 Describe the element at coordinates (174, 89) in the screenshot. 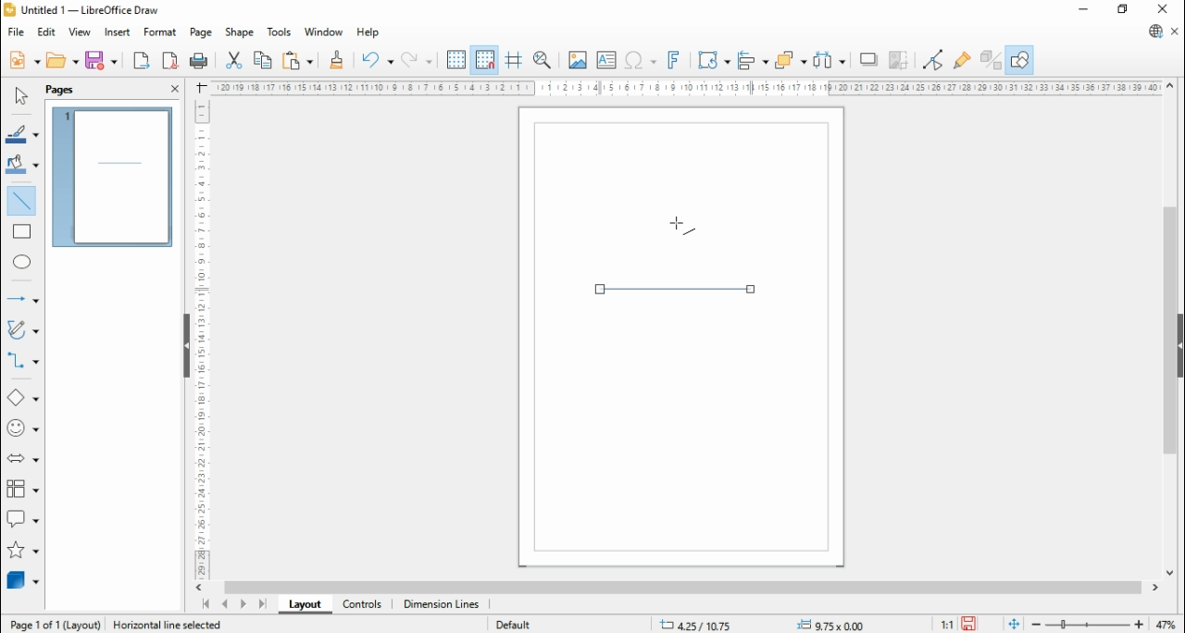

I see `close pane` at that location.